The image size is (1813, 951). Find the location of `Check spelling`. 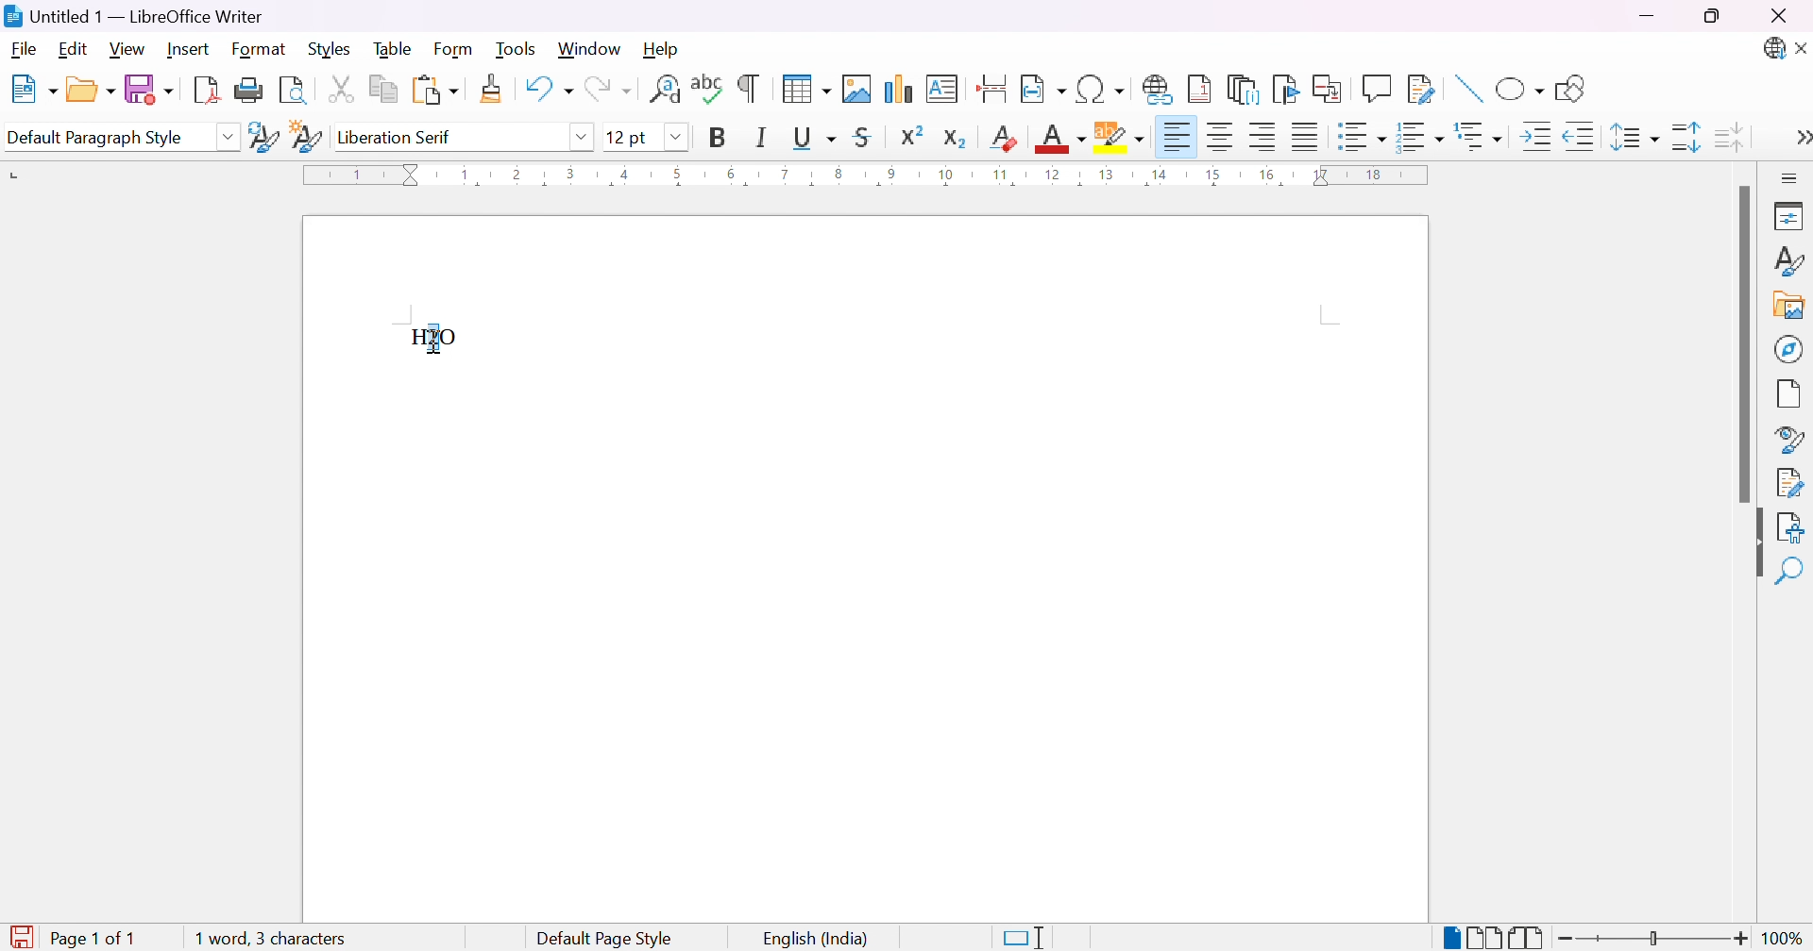

Check spelling is located at coordinates (709, 89).